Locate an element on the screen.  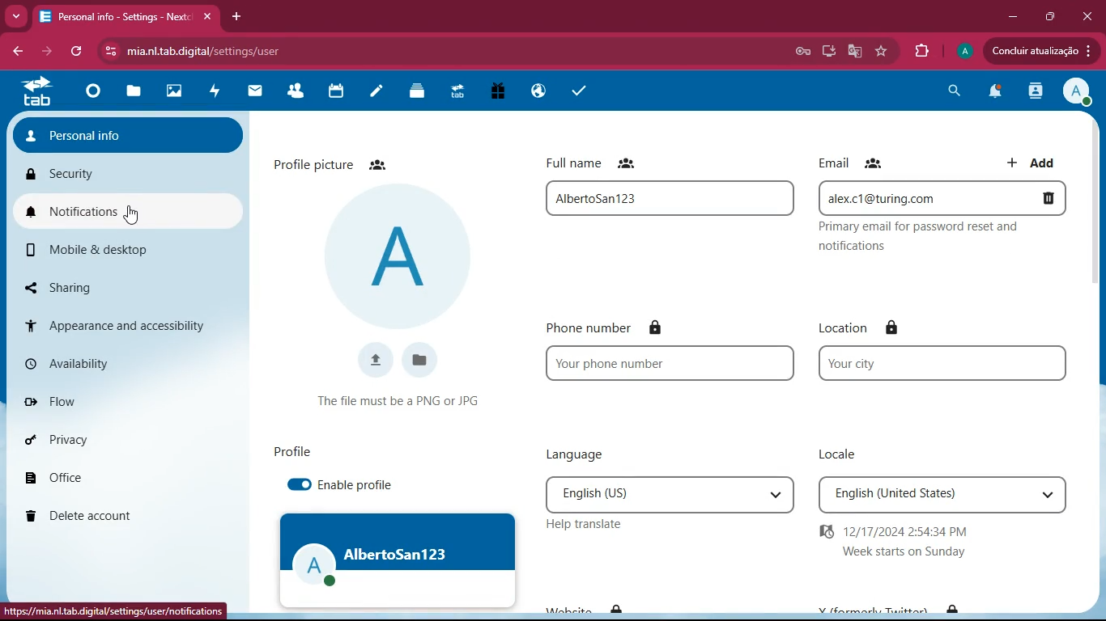
privacy is located at coordinates (79, 437).